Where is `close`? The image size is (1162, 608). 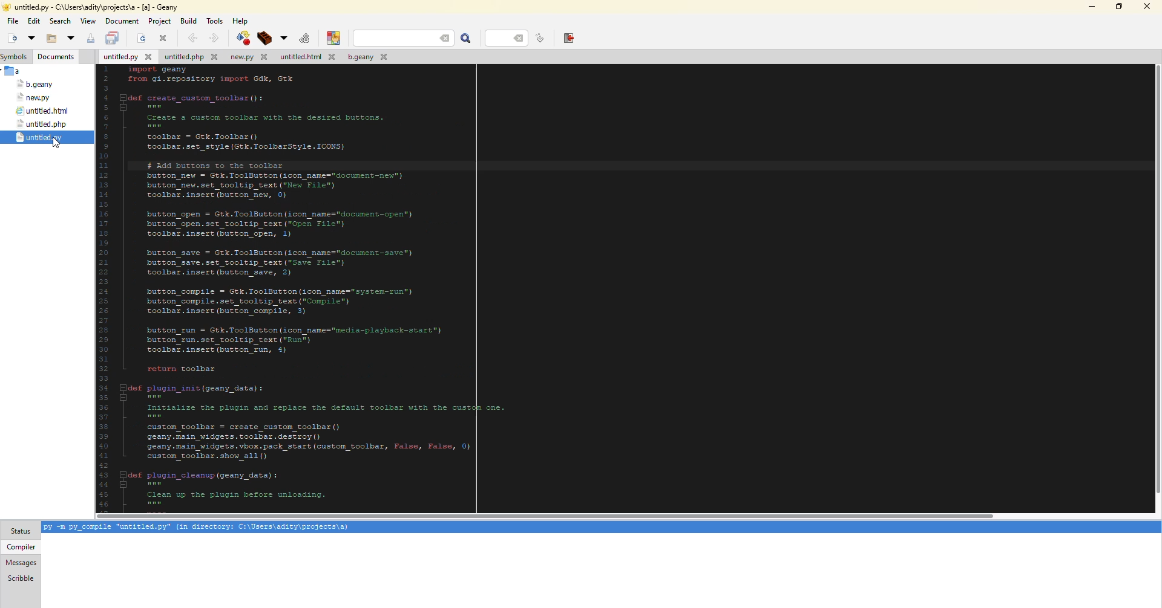 close is located at coordinates (1147, 6).